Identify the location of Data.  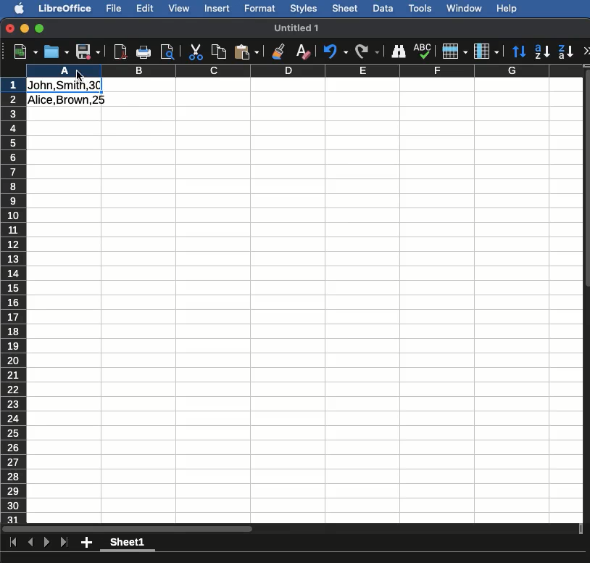
(384, 8).